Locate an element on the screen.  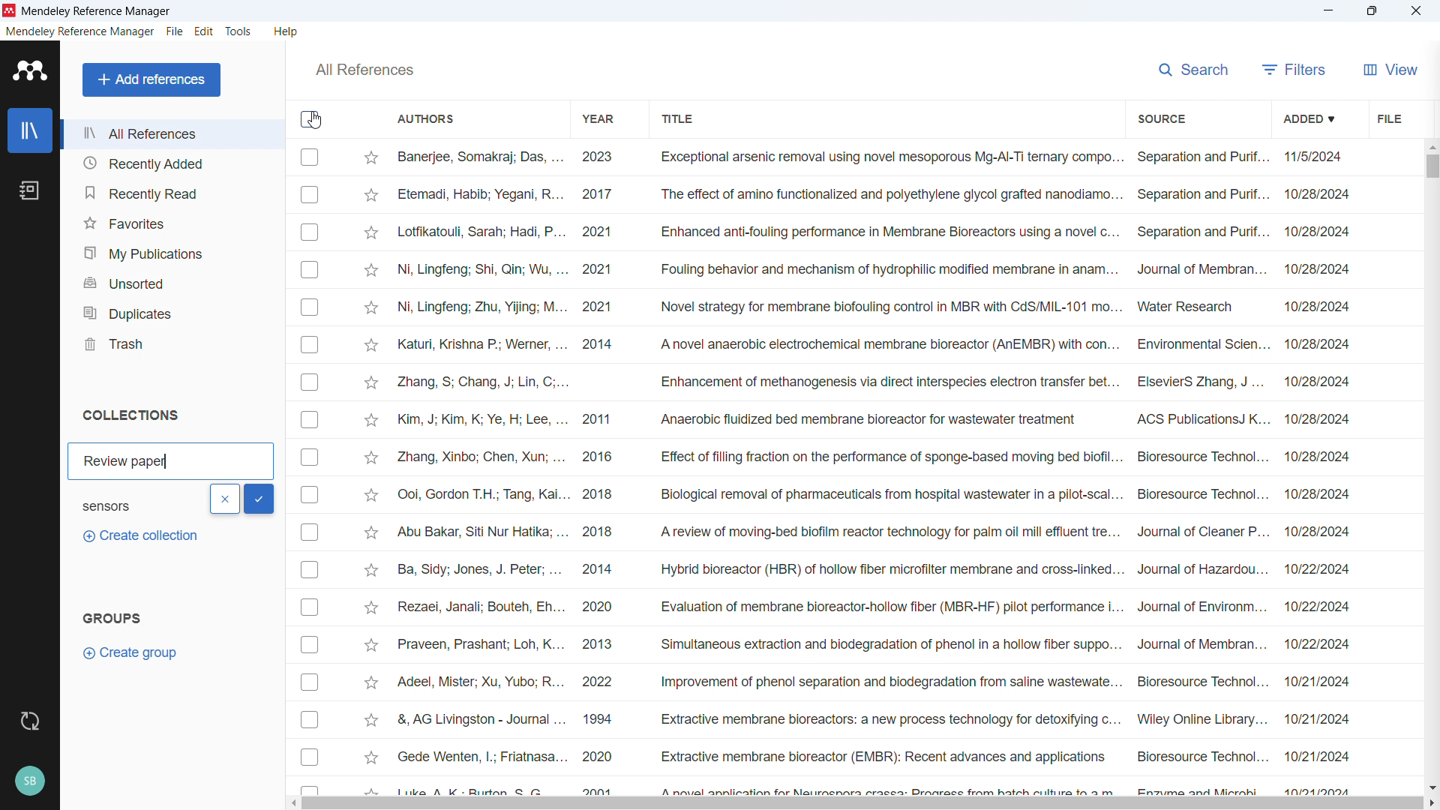
Star mark respective publication is located at coordinates (370, 495).